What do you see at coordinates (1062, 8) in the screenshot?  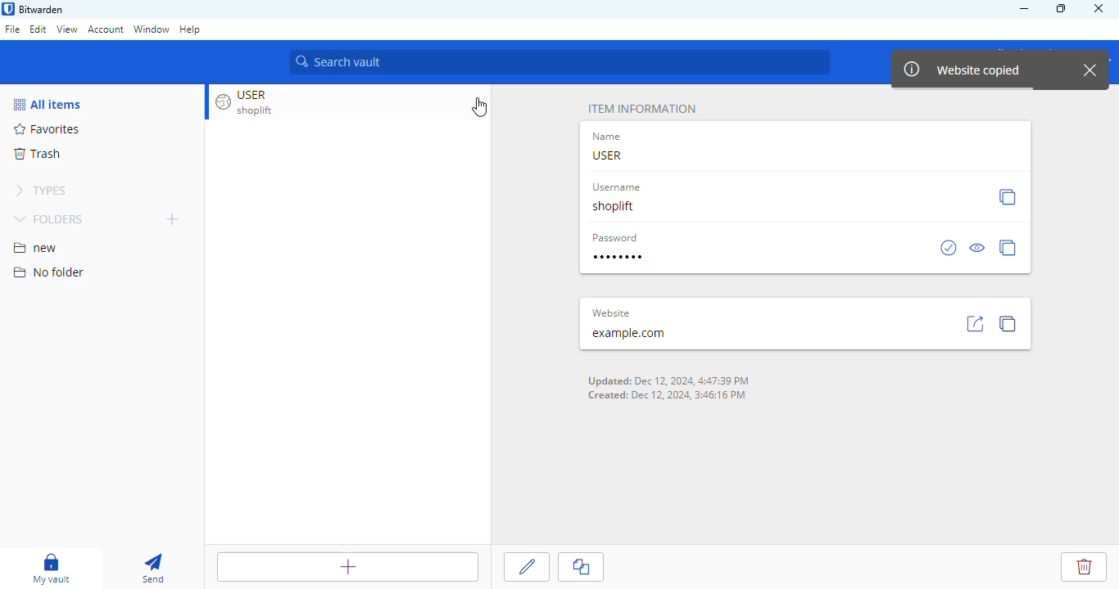 I see `maximize` at bounding box center [1062, 8].